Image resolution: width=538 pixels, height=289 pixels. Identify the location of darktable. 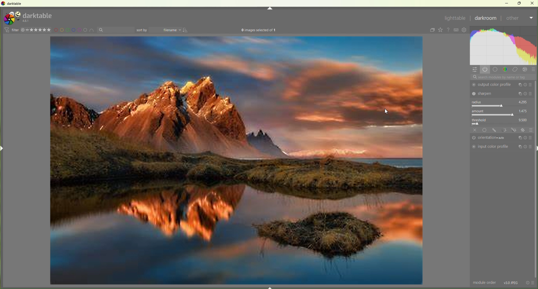
(38, 15).